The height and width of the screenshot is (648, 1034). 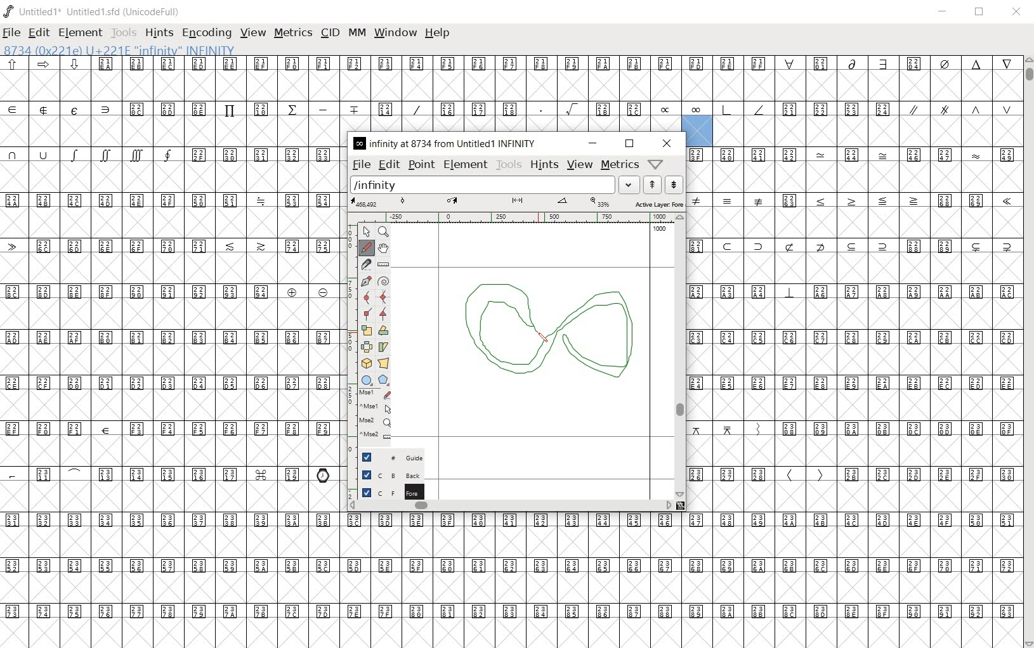 I want to click on symbol, so click(x=853, y=154).